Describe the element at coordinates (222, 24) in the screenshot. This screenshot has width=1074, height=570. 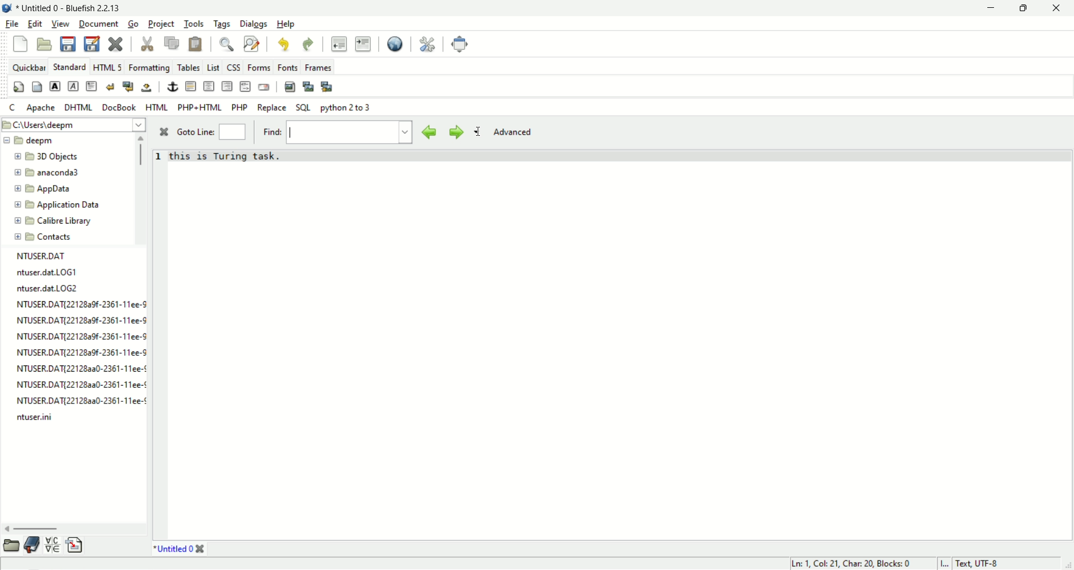
I see `tags` at that location.